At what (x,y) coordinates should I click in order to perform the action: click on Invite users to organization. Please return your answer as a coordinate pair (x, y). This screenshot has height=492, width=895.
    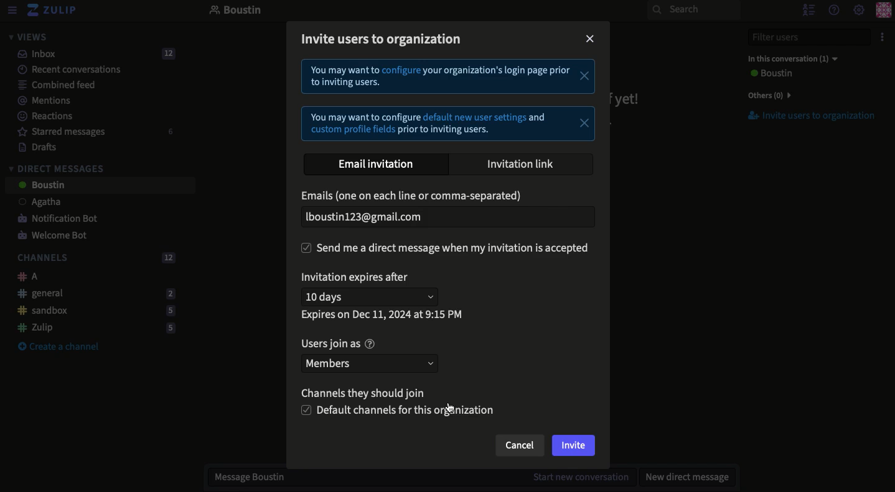
    Looking at the image, I should click on (383, 39).